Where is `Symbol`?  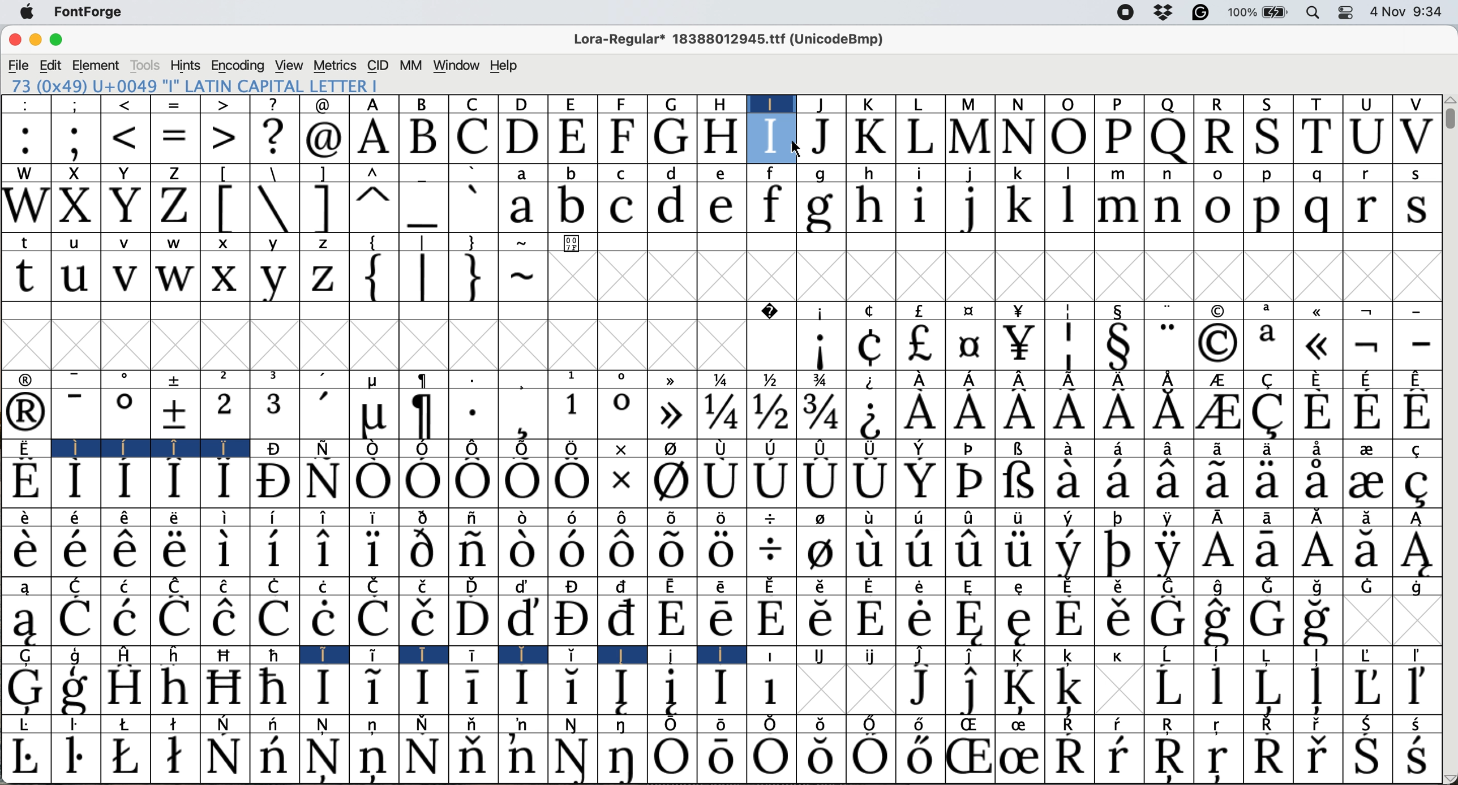
Symbol is located at coordinates (1071, 516).